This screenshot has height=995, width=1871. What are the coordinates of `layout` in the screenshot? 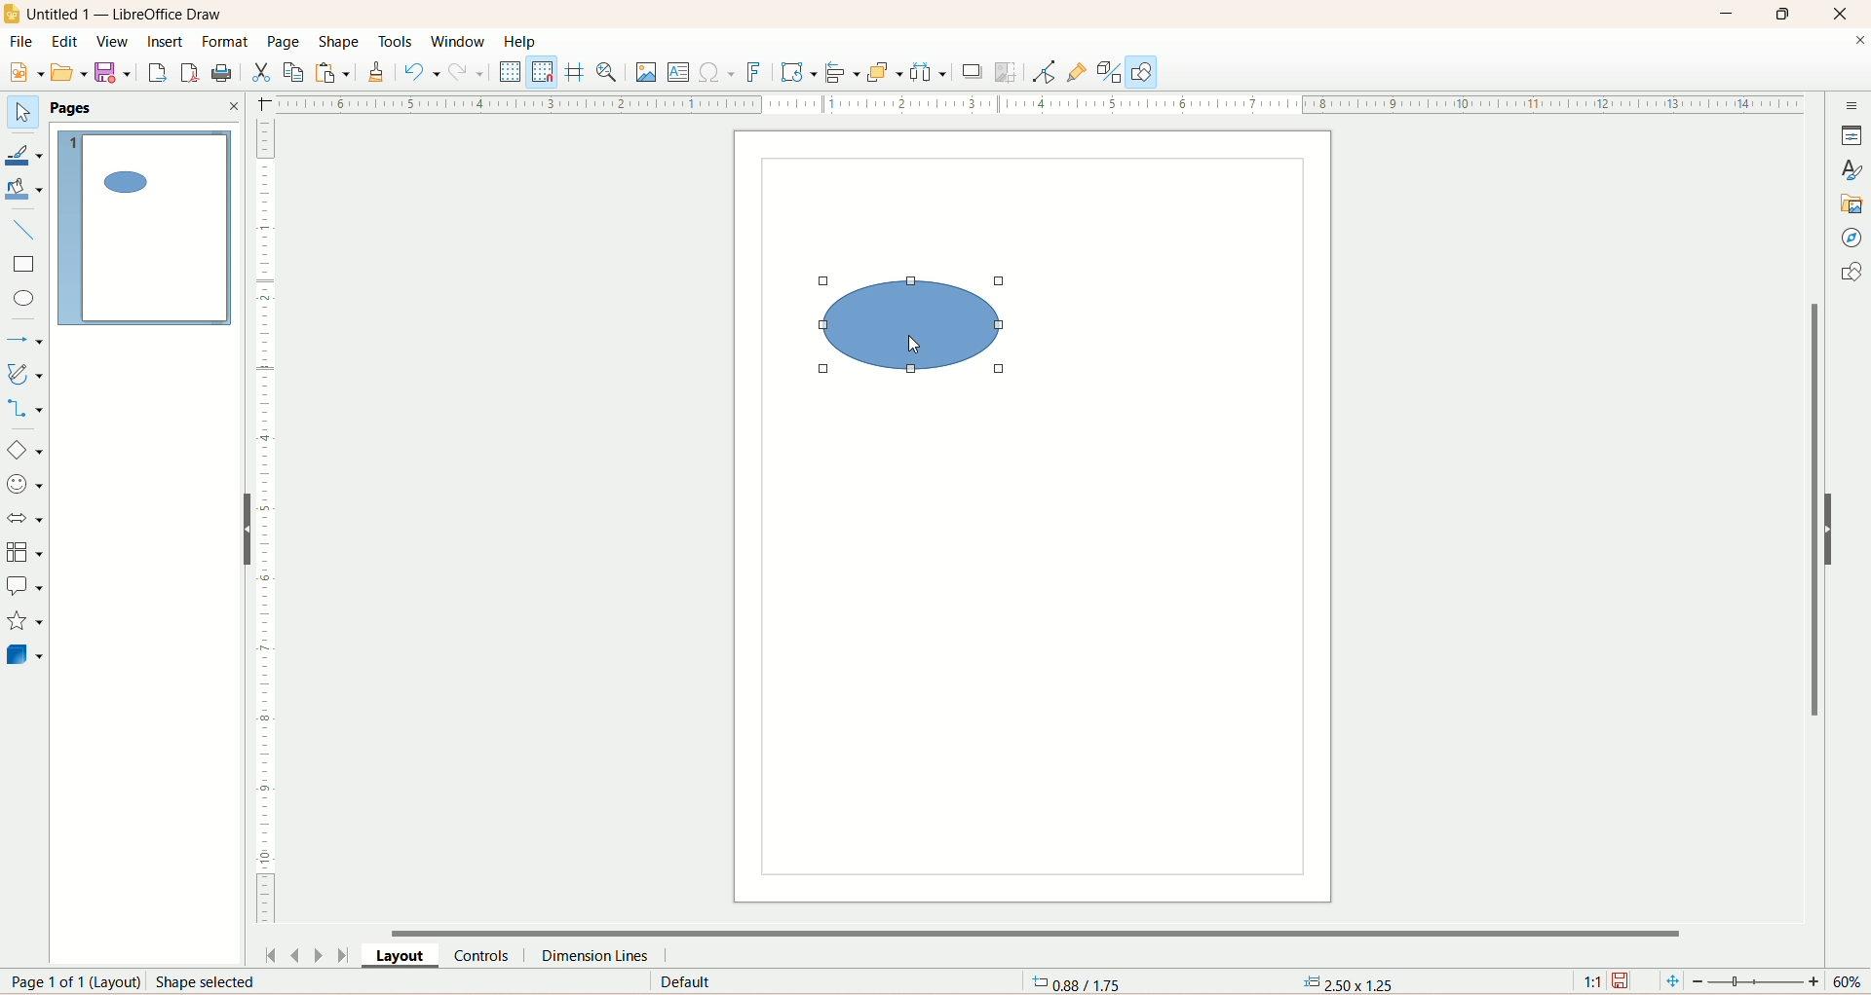 It's located at (404, 954).